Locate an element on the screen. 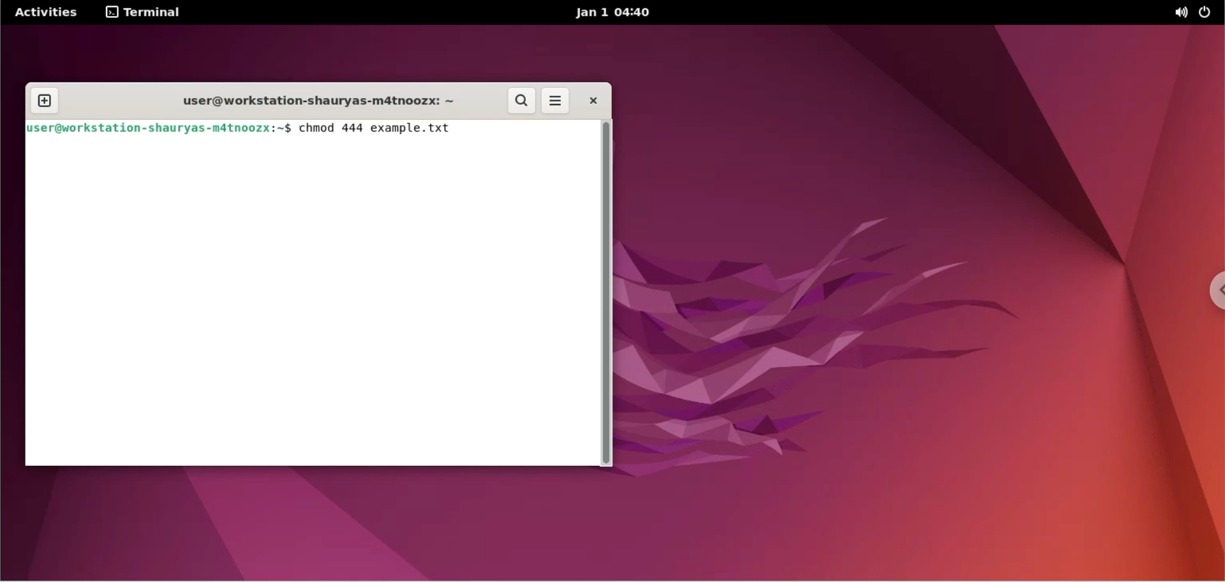 This screenshot has width=1225, height=582. user@workstation-shauryas-mdtnoozx: ~ is located at coordinates (314, 100).